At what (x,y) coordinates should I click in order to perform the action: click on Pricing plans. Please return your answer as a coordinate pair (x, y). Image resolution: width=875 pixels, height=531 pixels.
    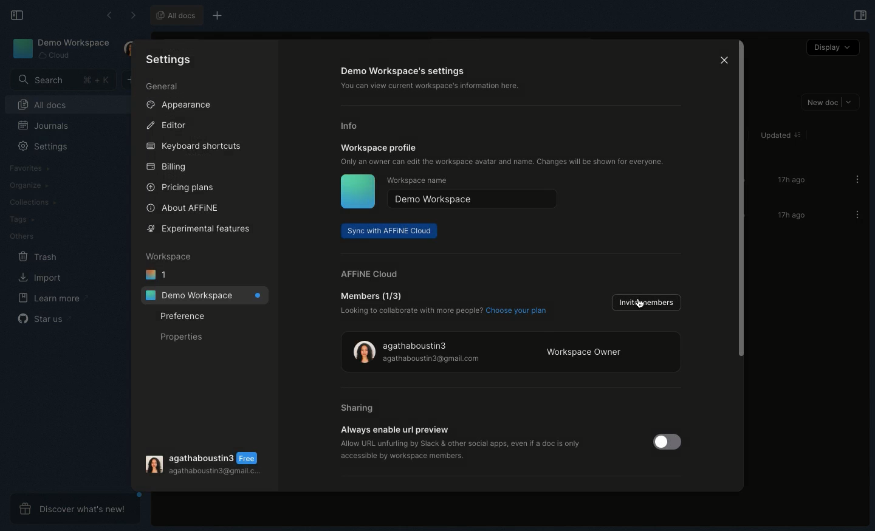
    Looking at the image, I should click on (180, 187).